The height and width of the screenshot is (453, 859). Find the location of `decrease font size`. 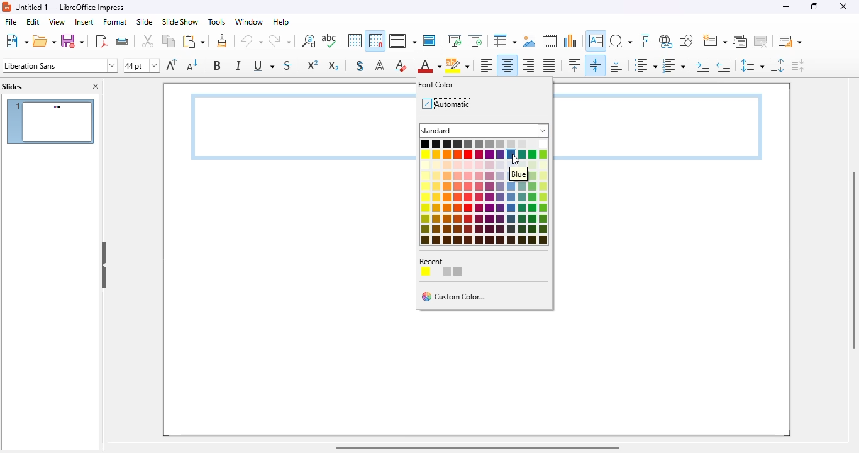

decrease font size is located at coordinates (192, 65).